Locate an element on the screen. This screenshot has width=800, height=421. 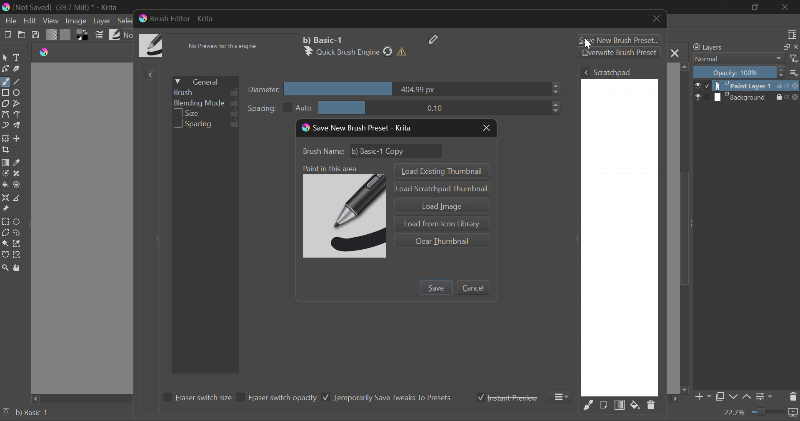
Open is located at coordinates (21, 34).